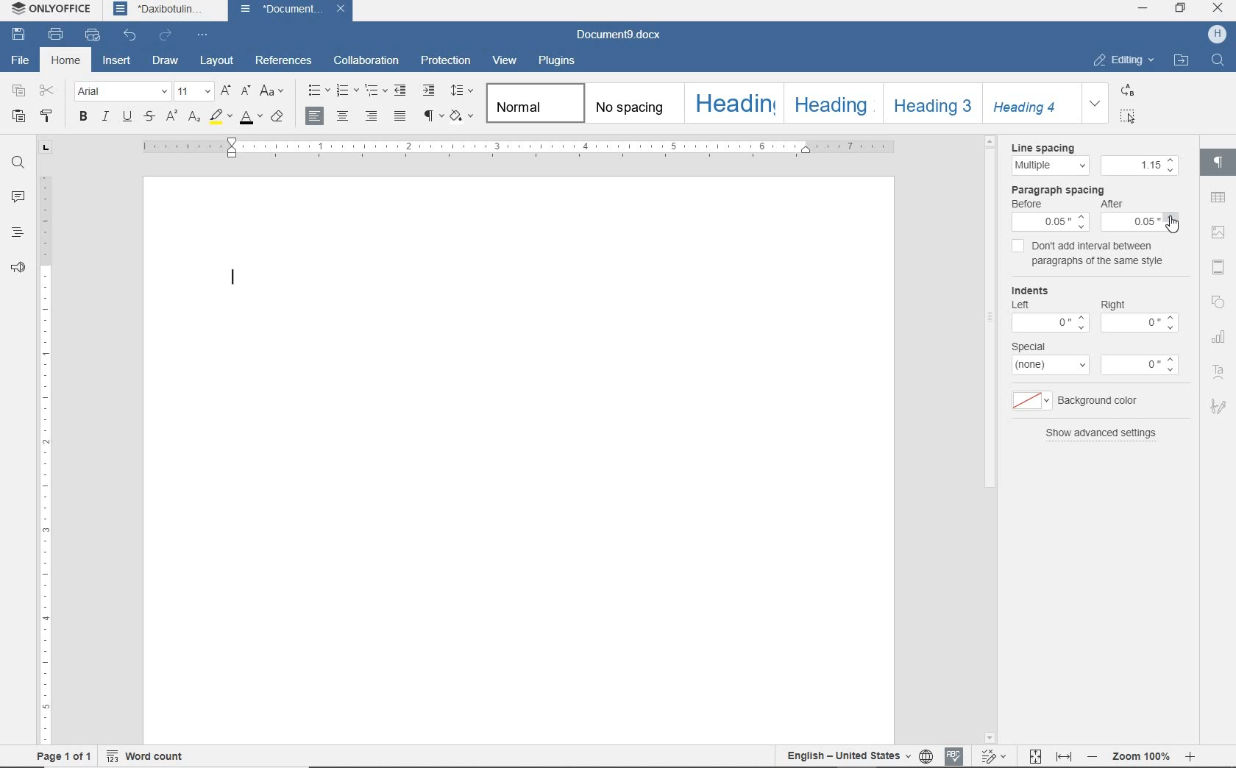 The image size is (1236, 768). Describe the element at coordinates (1027, 204) in the screenshot. I see `before` at that location.